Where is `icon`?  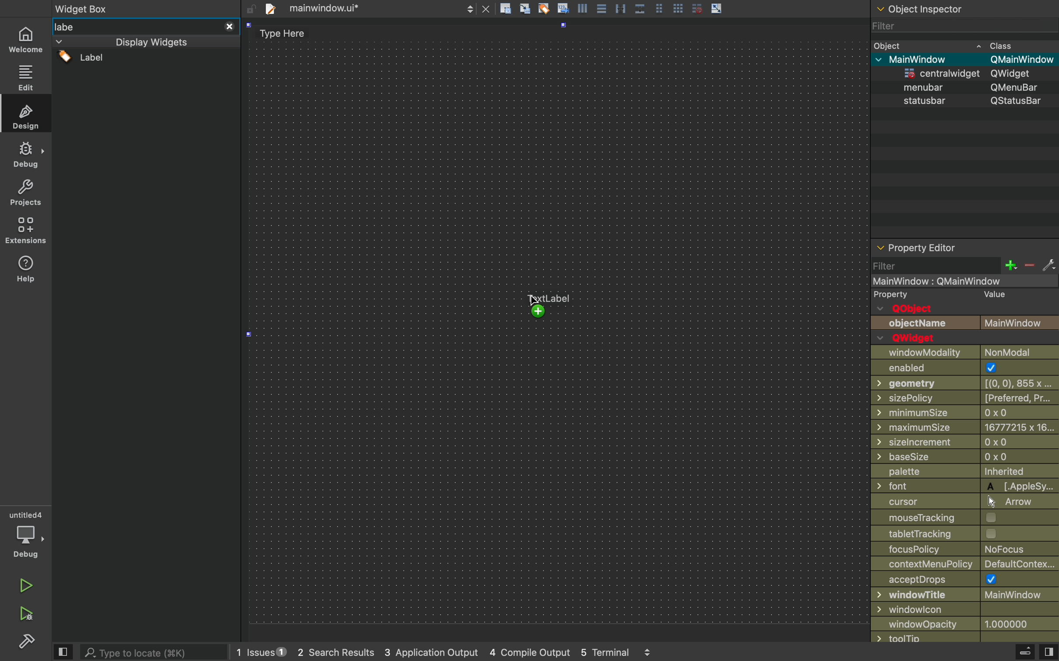 icon is located at coordinates (526, 9).